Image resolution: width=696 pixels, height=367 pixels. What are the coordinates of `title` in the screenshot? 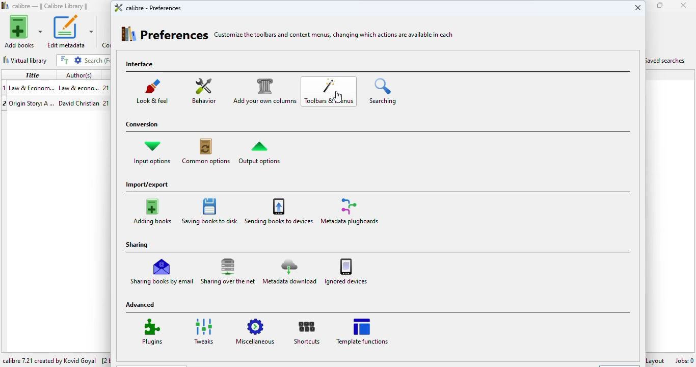 It's located at (32, 74).